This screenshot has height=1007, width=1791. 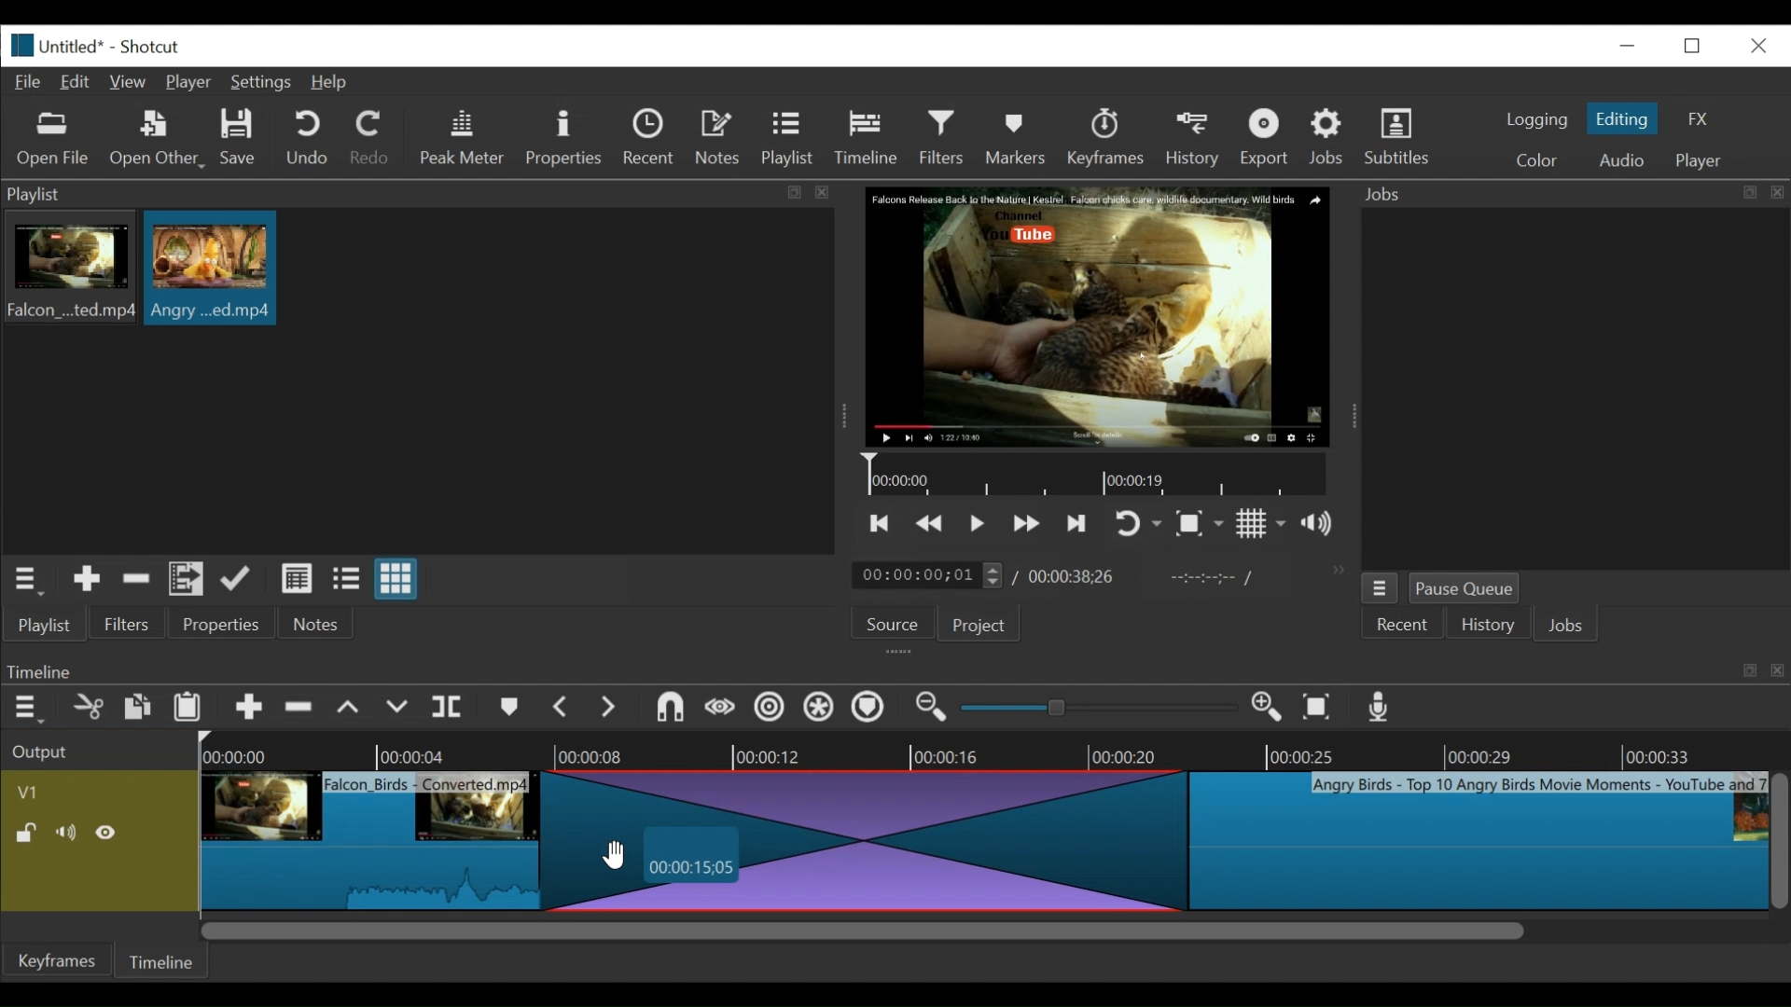 What do you see at coordinates (1627, 45) in the screenshot?
I see `minimize` at bounding box center [1627, 45].